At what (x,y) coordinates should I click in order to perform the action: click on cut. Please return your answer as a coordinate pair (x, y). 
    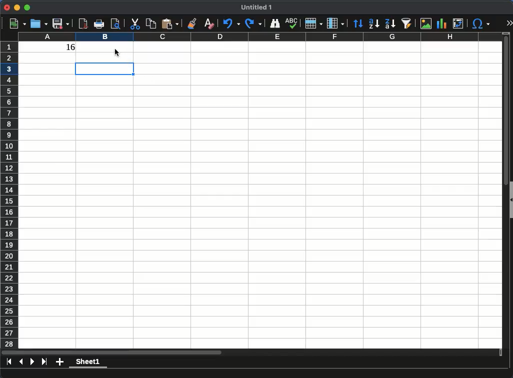
    Looking at the image, I should click on (134, 24).